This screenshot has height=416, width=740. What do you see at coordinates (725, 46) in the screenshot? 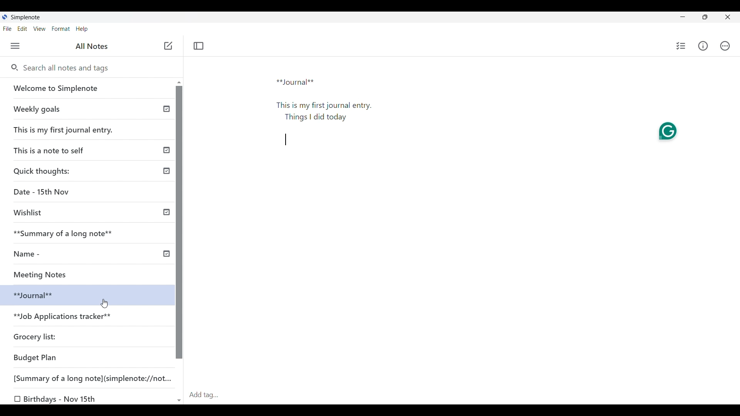
I see `Actions` at bounding box center [725, 46].